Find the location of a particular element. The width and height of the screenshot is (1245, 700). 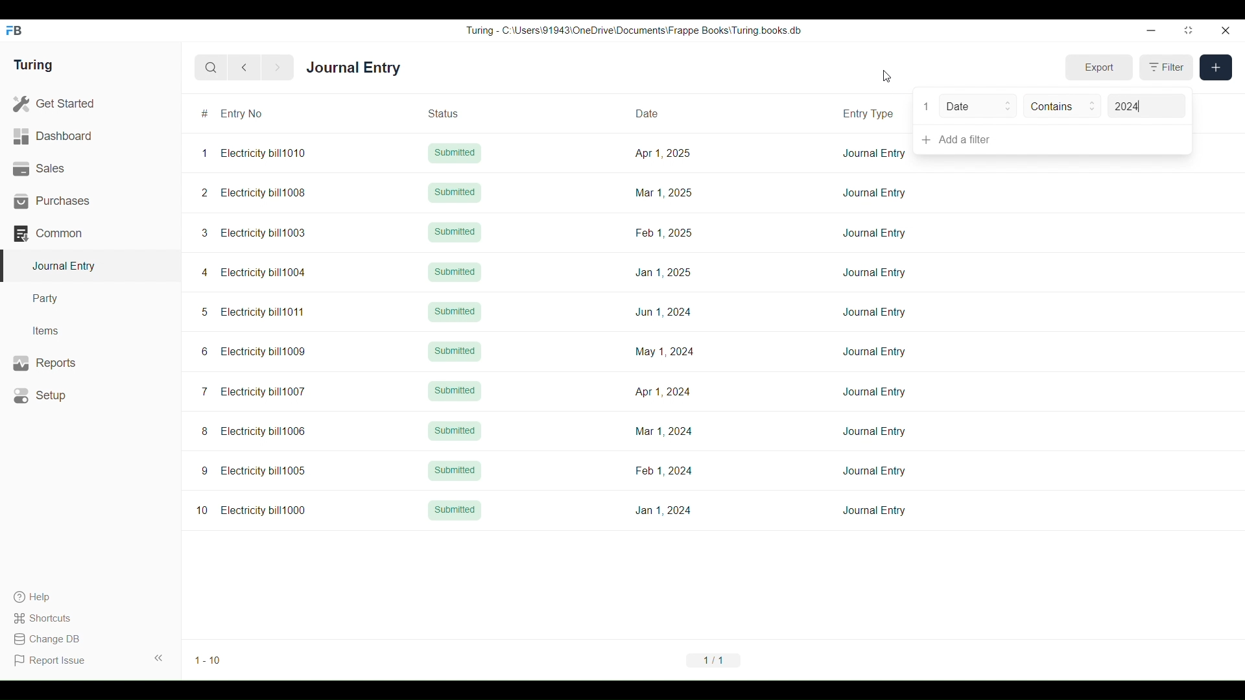

Items is located at coordinates (91, 331).